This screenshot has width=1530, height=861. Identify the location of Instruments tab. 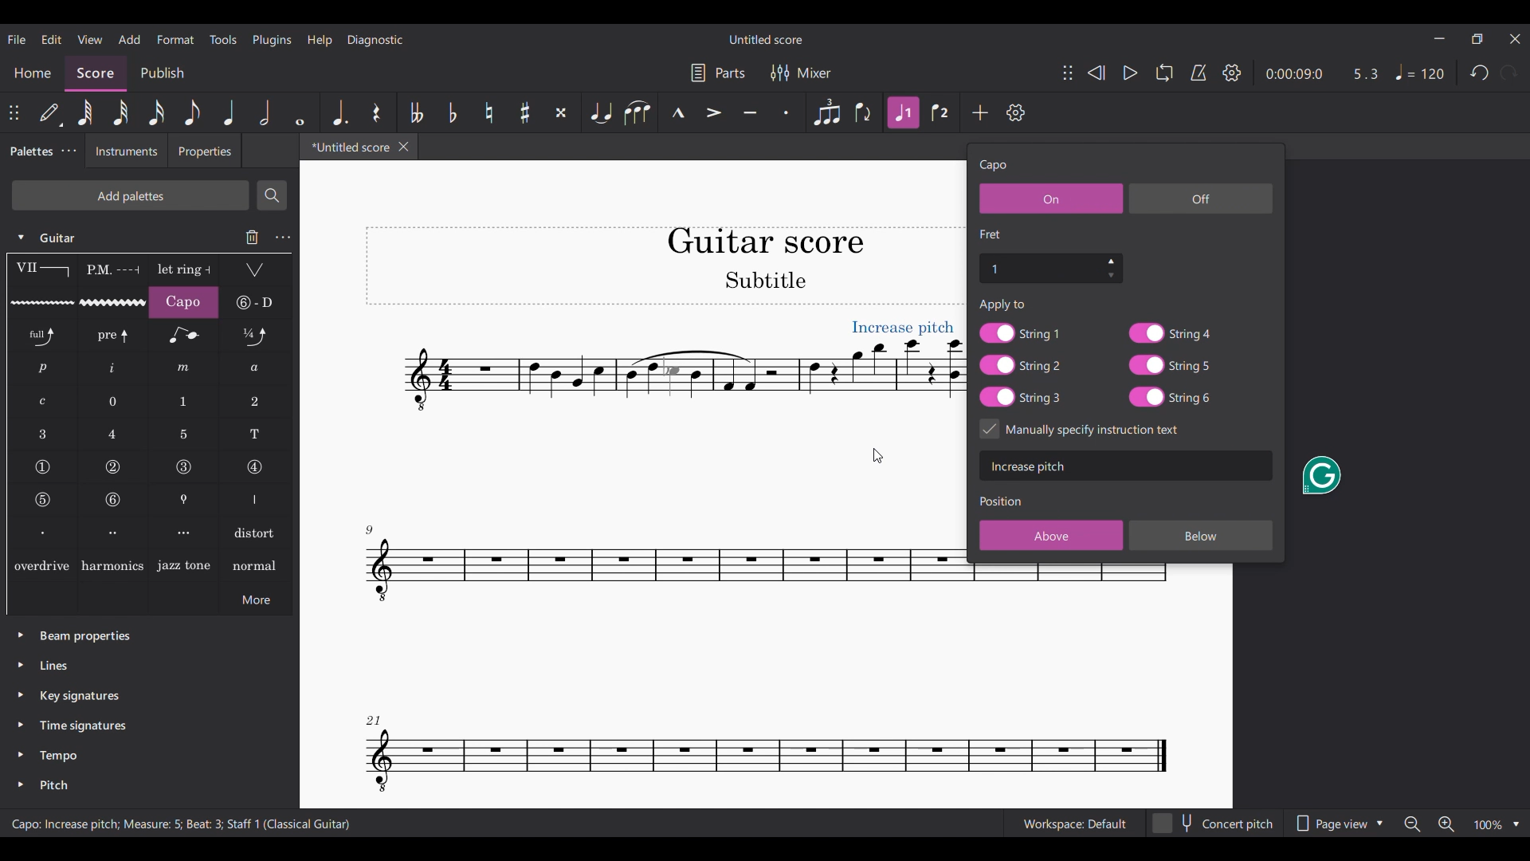
(126, 151).